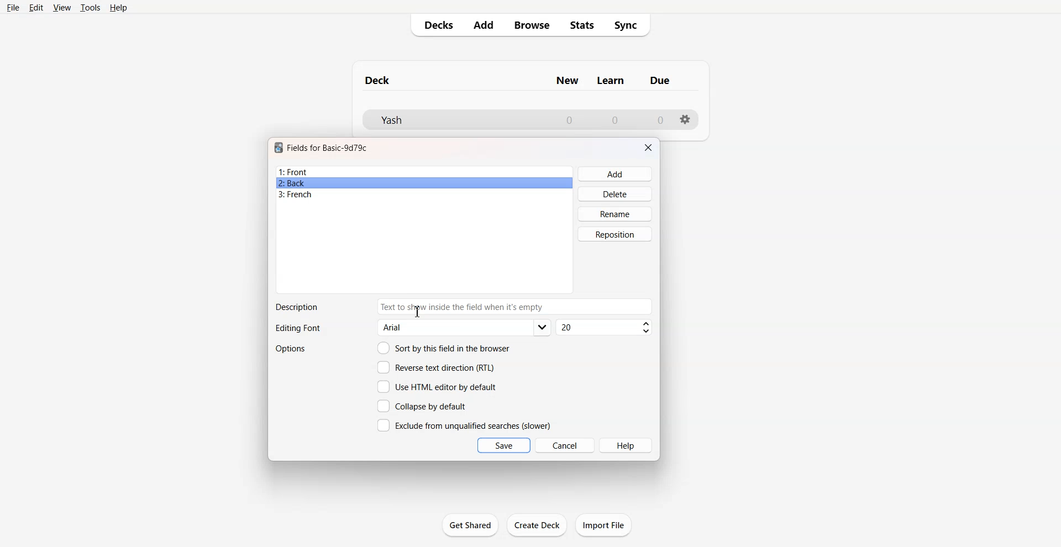 The height and width of the screenshot is (547, 1061). Describe the element at coordinates (629, 25) in the screenshot. I see `Sync` at that location.